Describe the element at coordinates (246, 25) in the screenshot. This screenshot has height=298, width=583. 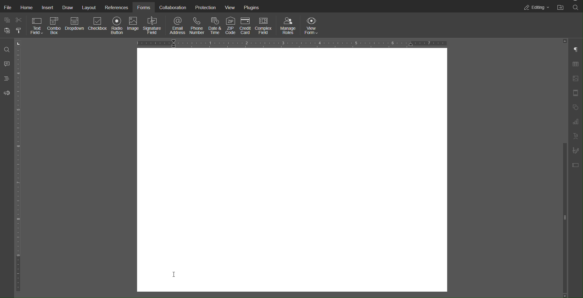
I see `Credit Card` at that location.